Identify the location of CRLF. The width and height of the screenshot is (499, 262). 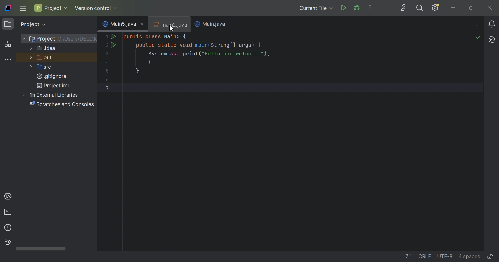
(426, 257).